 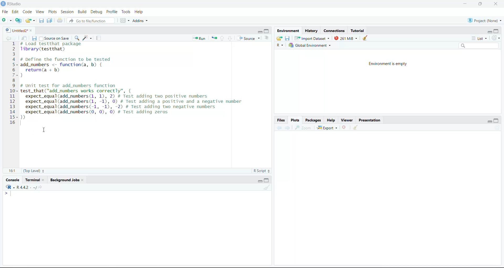 I want to click on List, so click(x=479, y=38).